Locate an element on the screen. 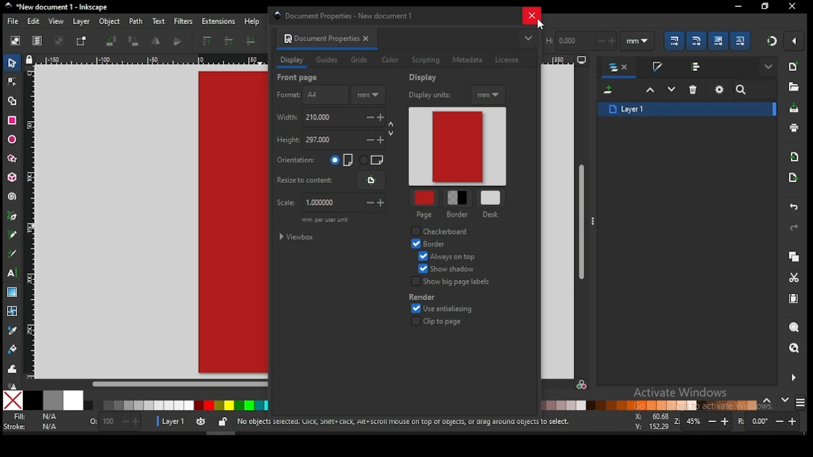 The height and width of the screenshot is (457, 813). zoom object is located at coordinates (794, 328).